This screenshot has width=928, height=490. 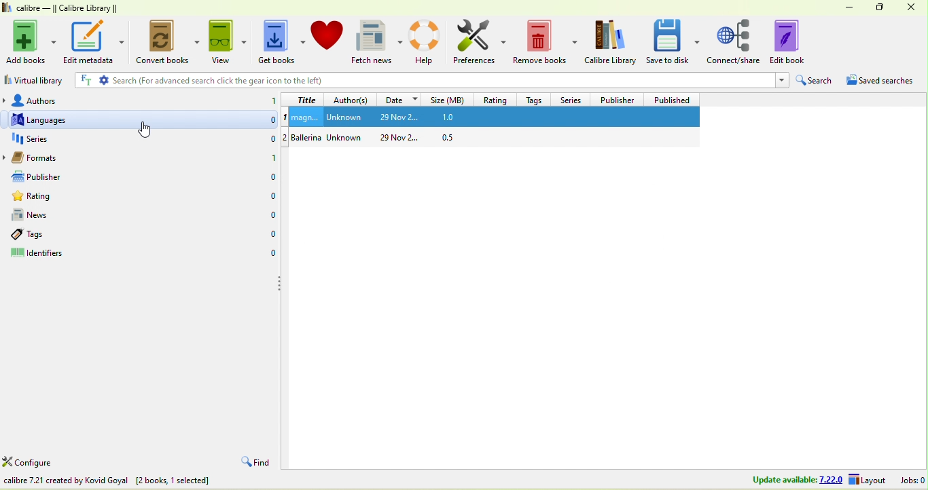 I want to click on search (for advanced search click the gear icon to the left), so click(x=421, y=80).